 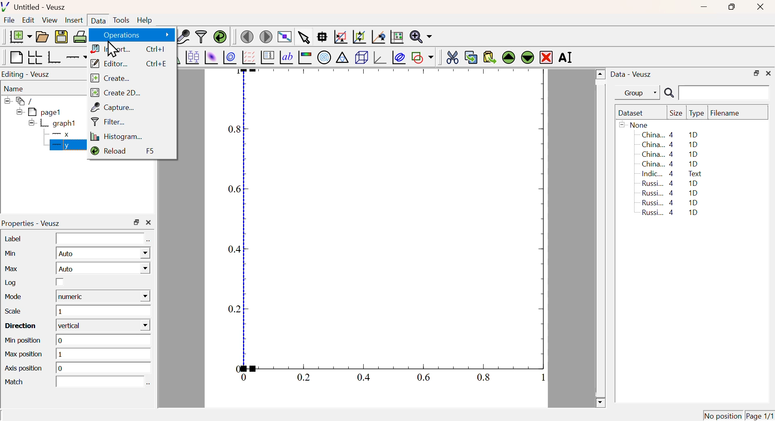 I want to click on Add a shape, so click(x=422, y=57).